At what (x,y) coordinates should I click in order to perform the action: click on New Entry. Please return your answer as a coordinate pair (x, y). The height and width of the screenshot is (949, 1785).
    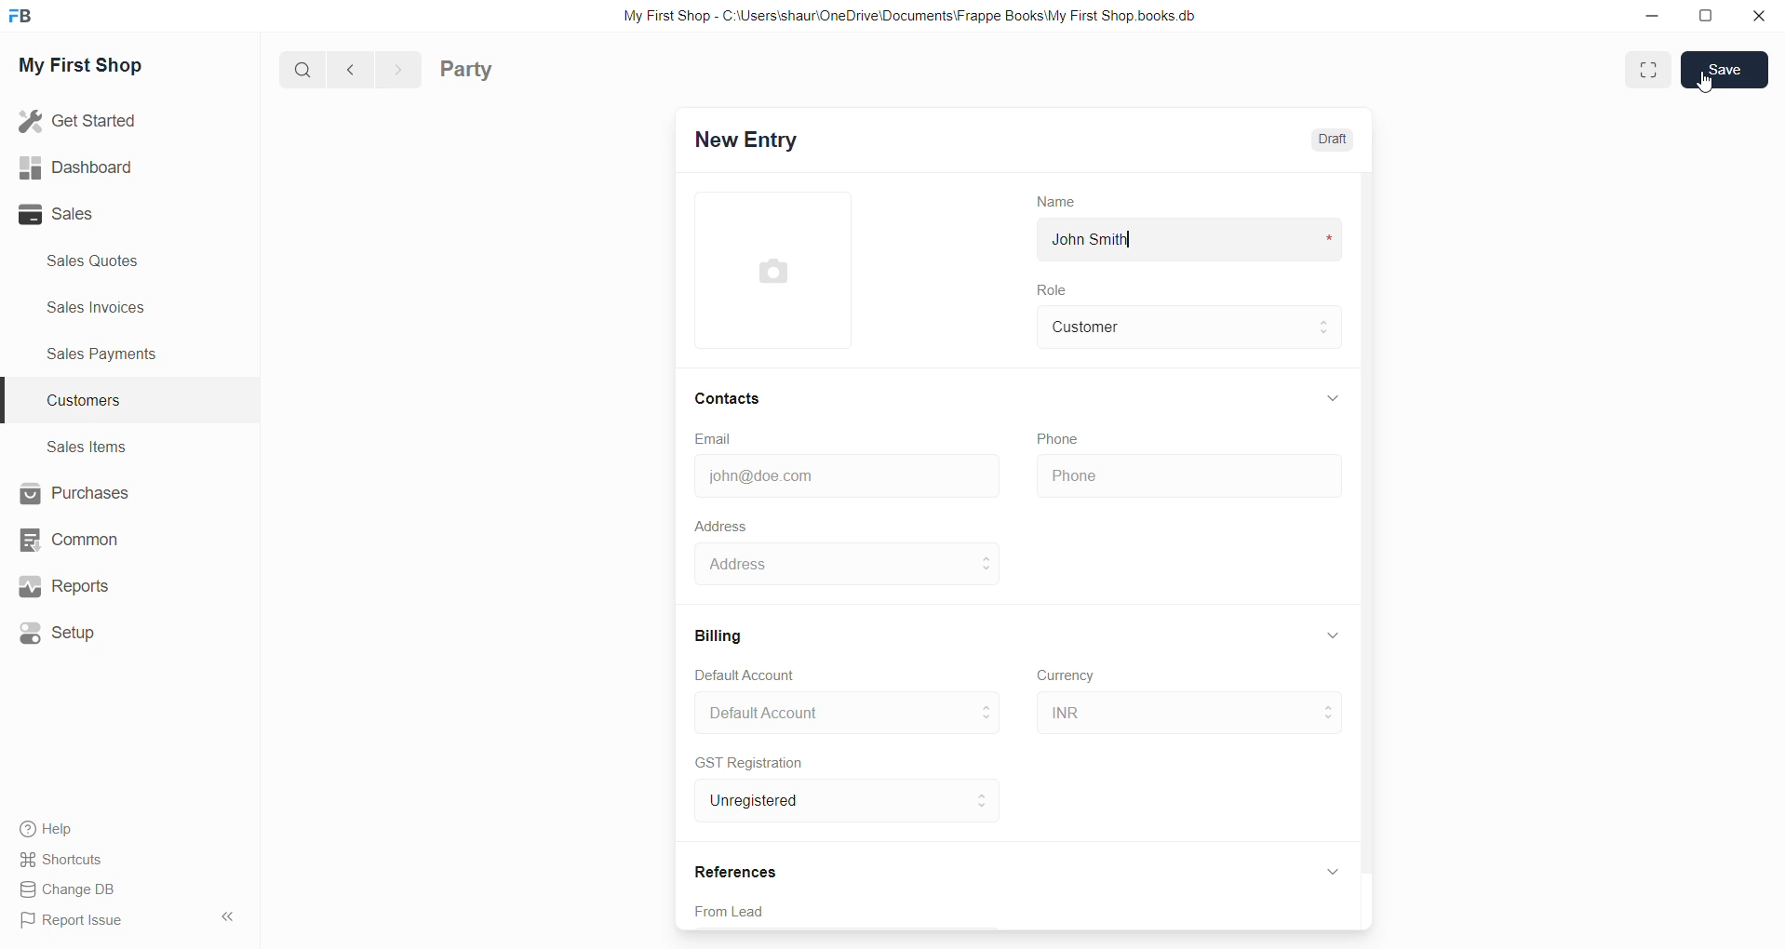
    Looking at the image, I should click on (765, 141).